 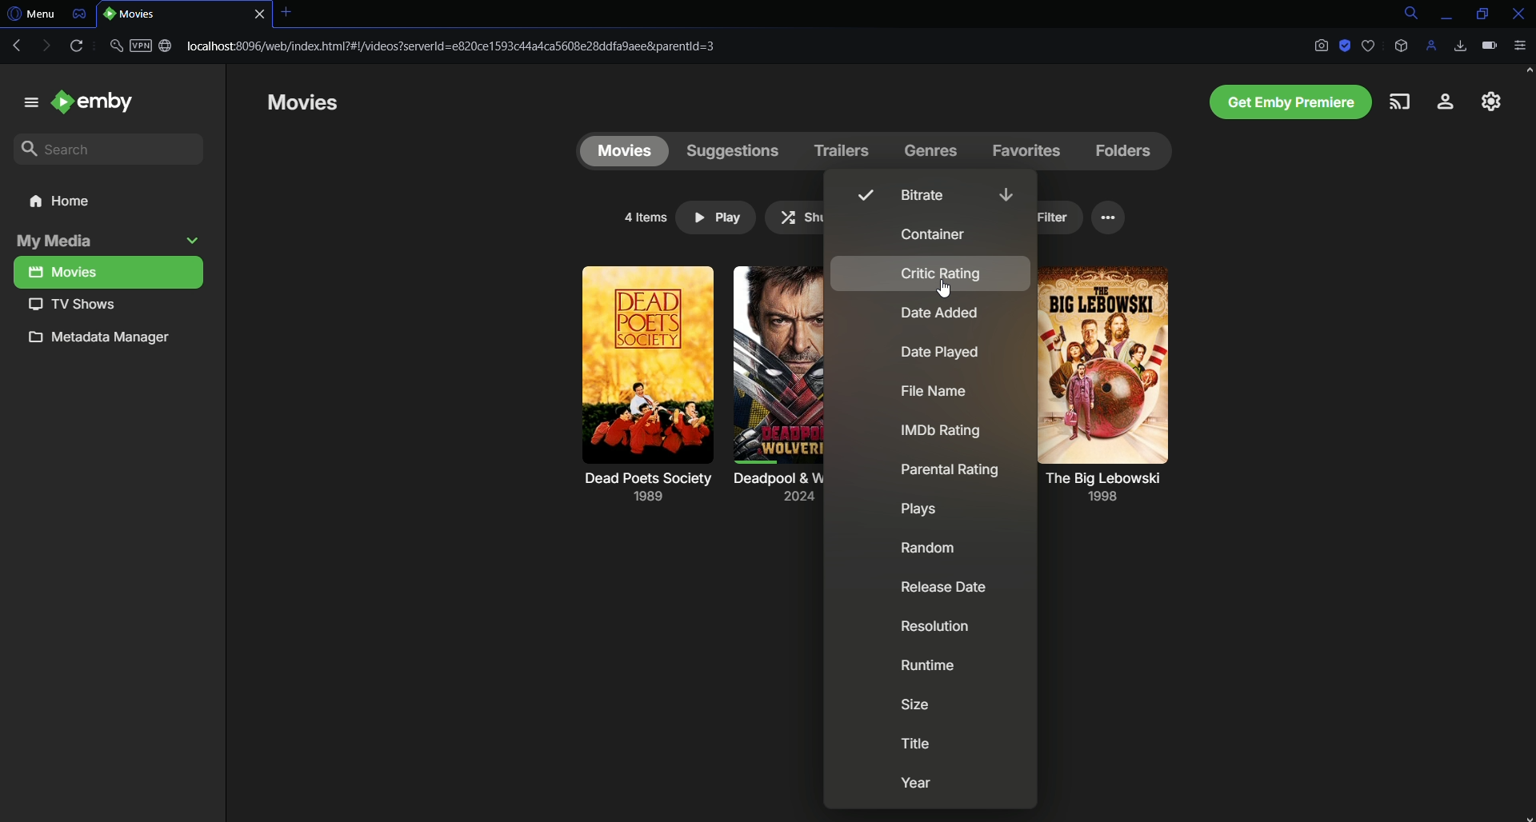 What do you see at coordinates (1319, 47) in the screenshot?
I see `Screenshot` at bounding box center [1319, 47].